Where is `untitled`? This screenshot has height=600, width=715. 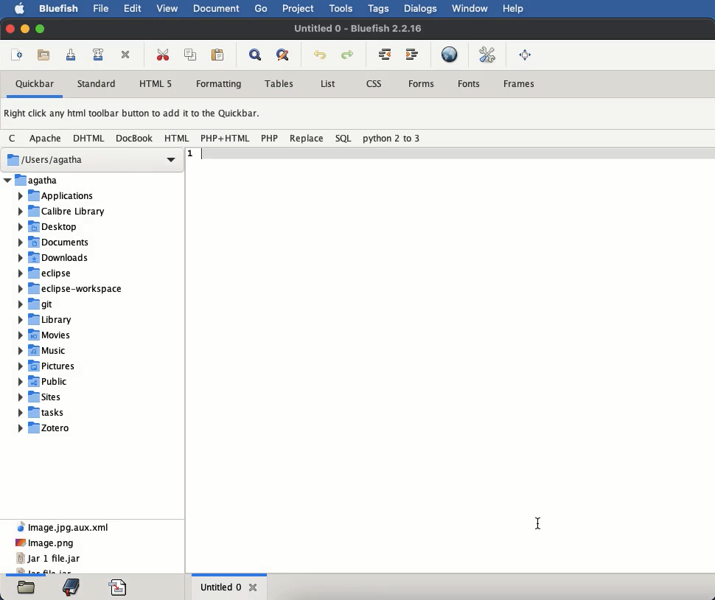 untitled is located at coordinates (220, 586).